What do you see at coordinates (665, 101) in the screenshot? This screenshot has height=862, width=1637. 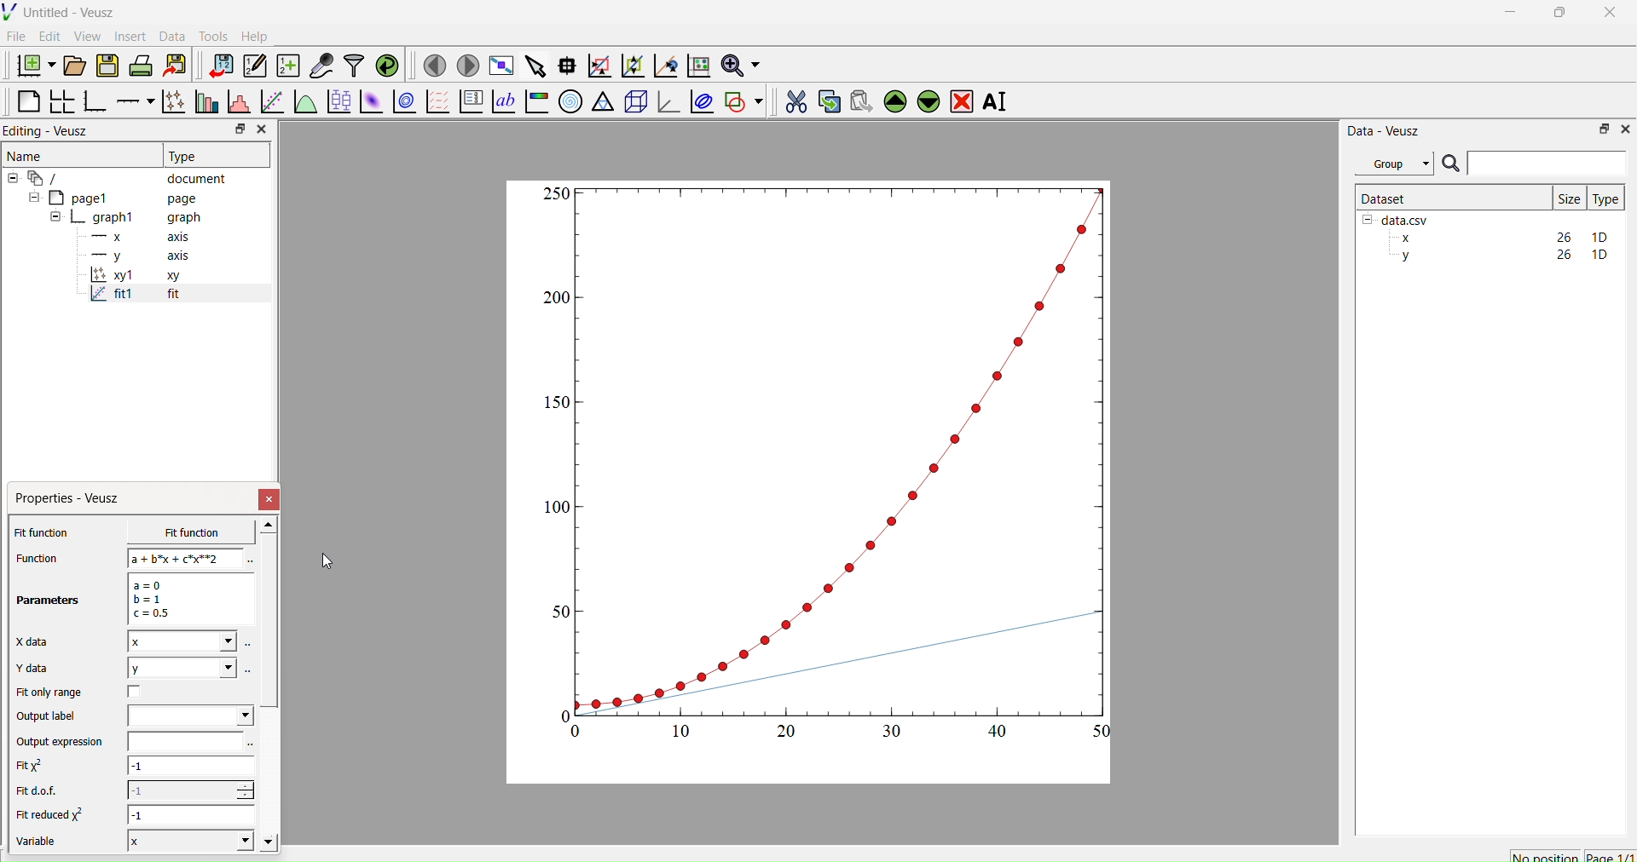 I see `3d Graph` at bounding box center [665, 101].